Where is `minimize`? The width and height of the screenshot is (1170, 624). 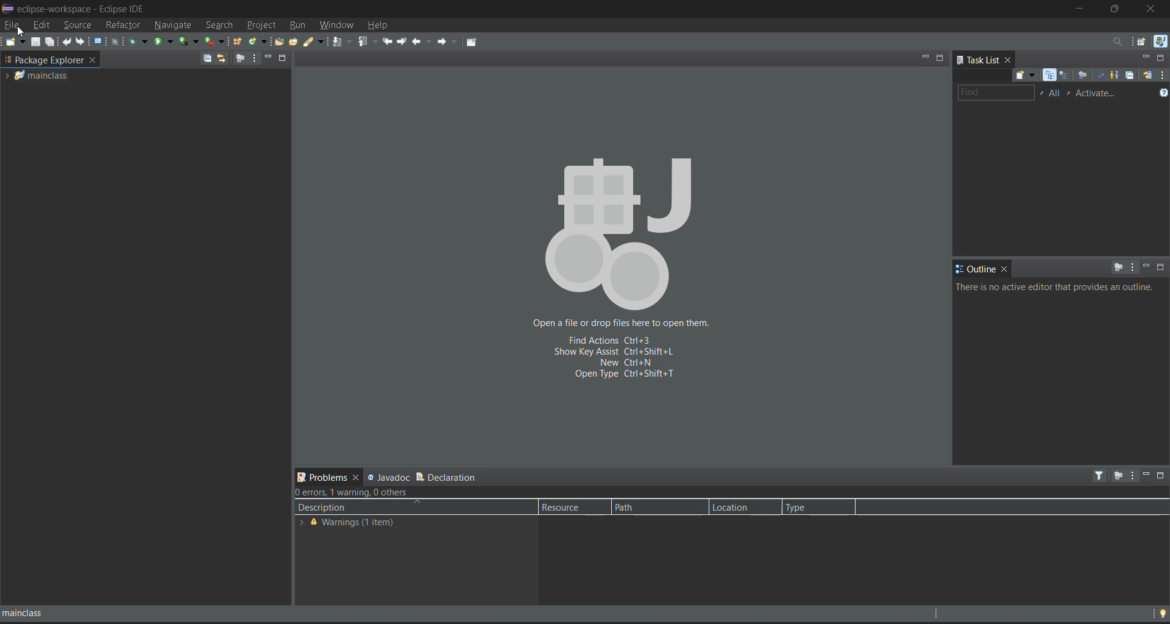 minimize is located at coordinates (1145, 474).